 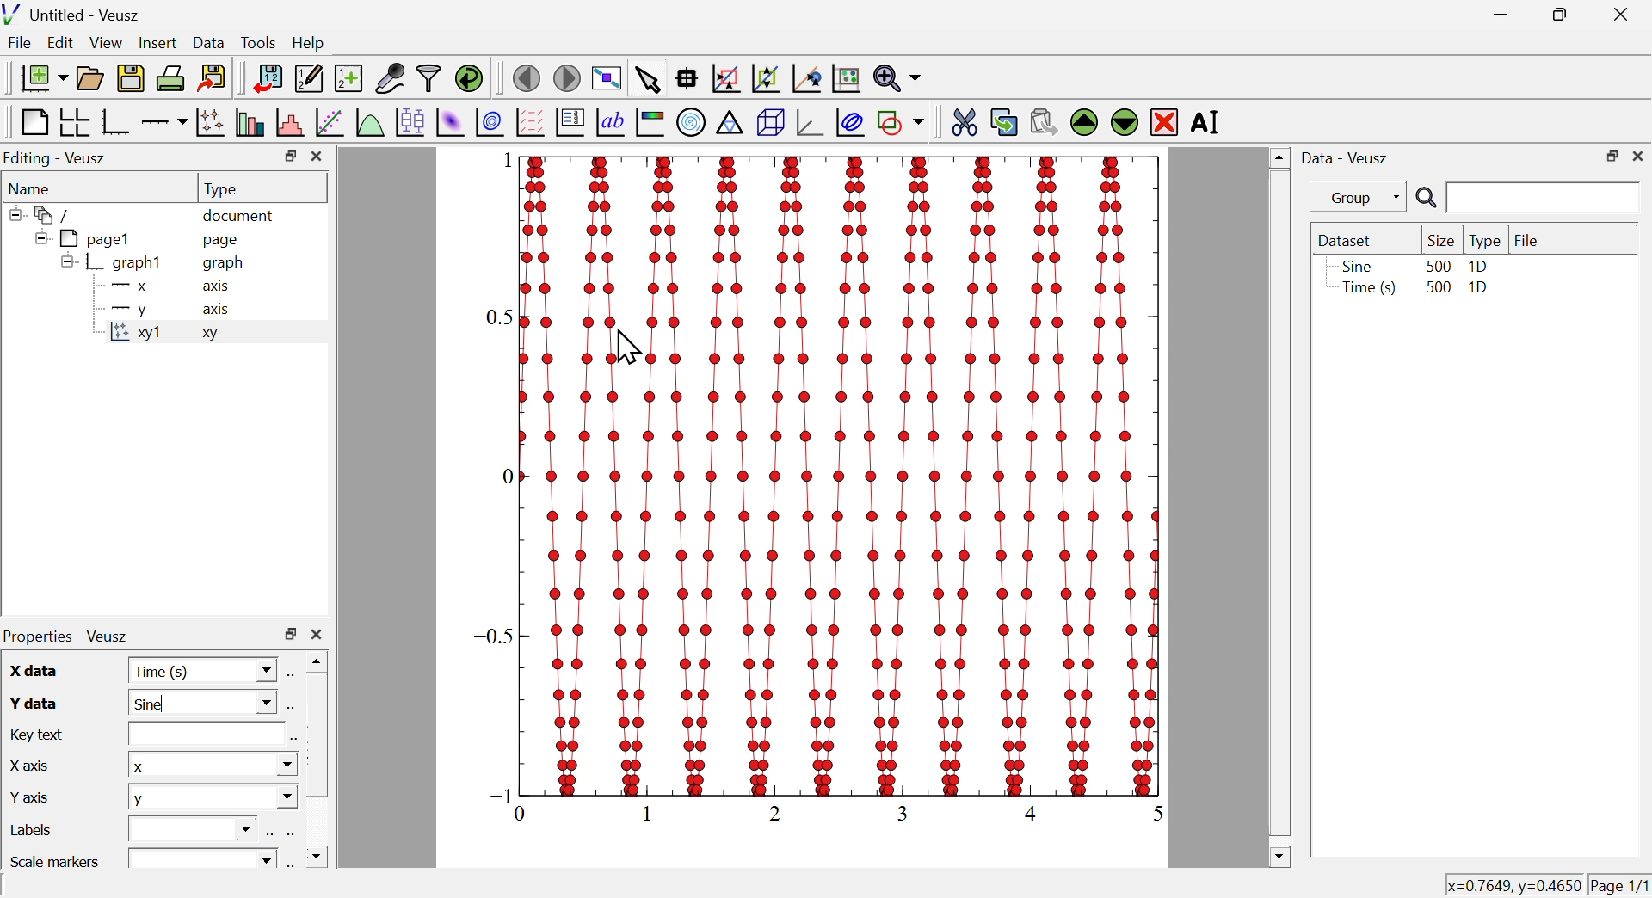 What do you see at coordinates (530, 122) in the screenshot?
I see `plot a vector field` at bounding box center [530, 122].